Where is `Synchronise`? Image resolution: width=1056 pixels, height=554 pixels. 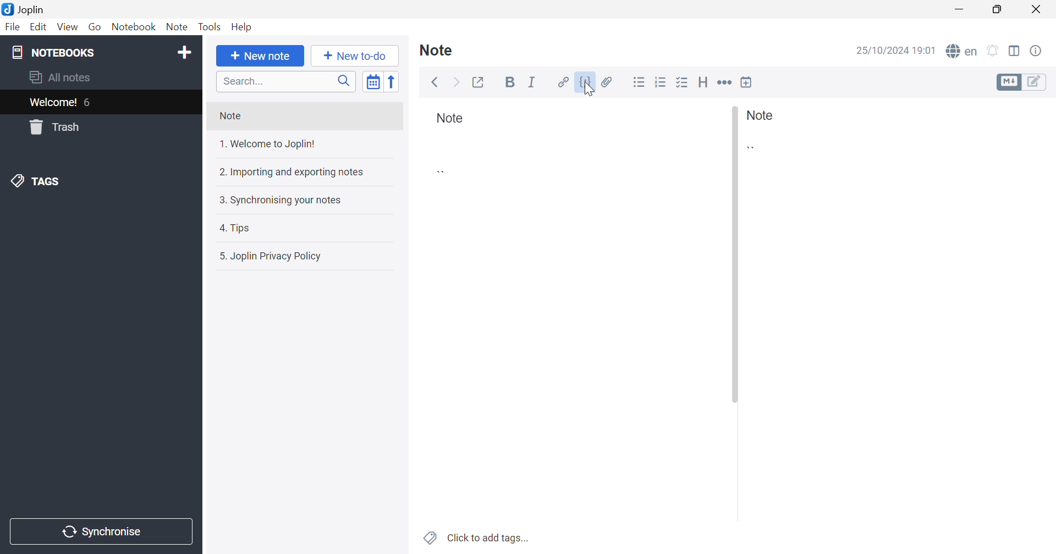 Synchronise is located at coordinates (99, 530).